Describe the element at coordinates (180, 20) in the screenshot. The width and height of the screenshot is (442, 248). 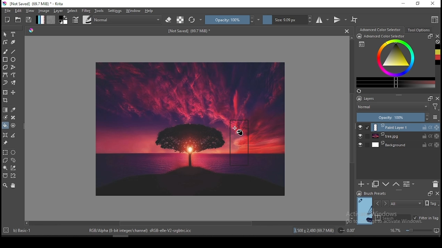
I see `preserve alpha` at that location.